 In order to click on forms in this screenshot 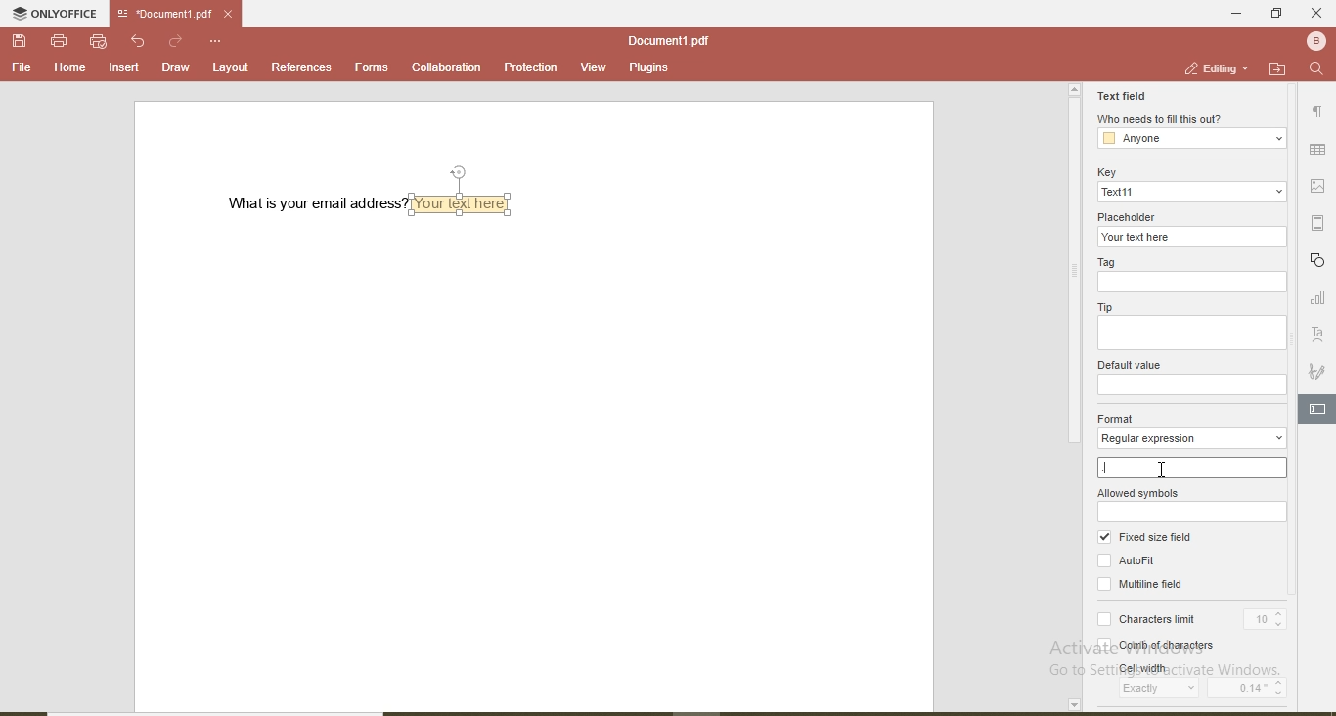, I will do `click(372, 67)`.